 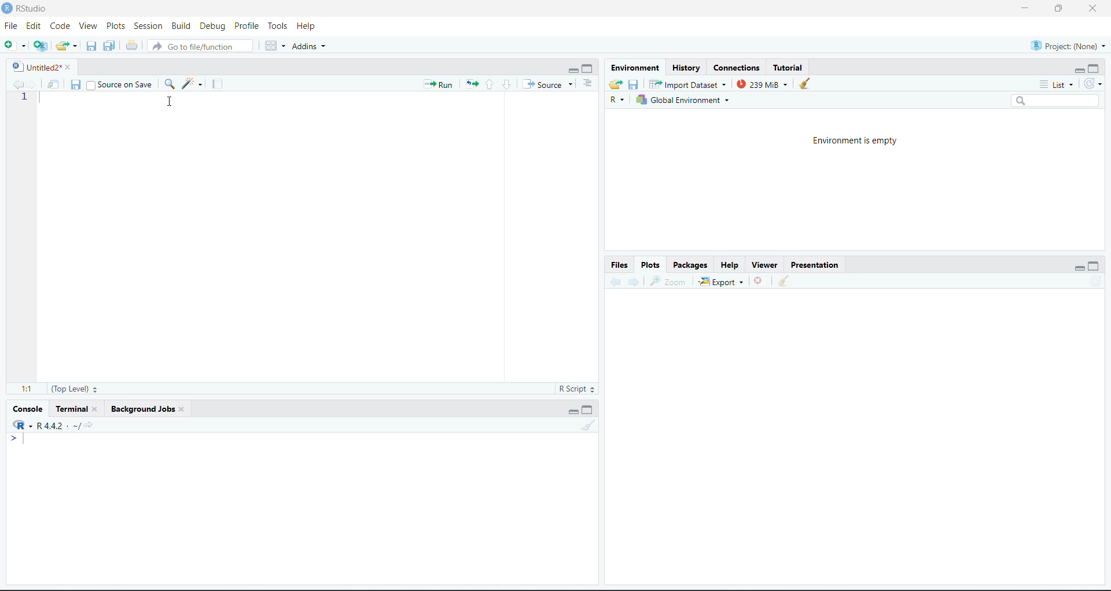 I want to click on Show in new window, so click(x=54, y=84).